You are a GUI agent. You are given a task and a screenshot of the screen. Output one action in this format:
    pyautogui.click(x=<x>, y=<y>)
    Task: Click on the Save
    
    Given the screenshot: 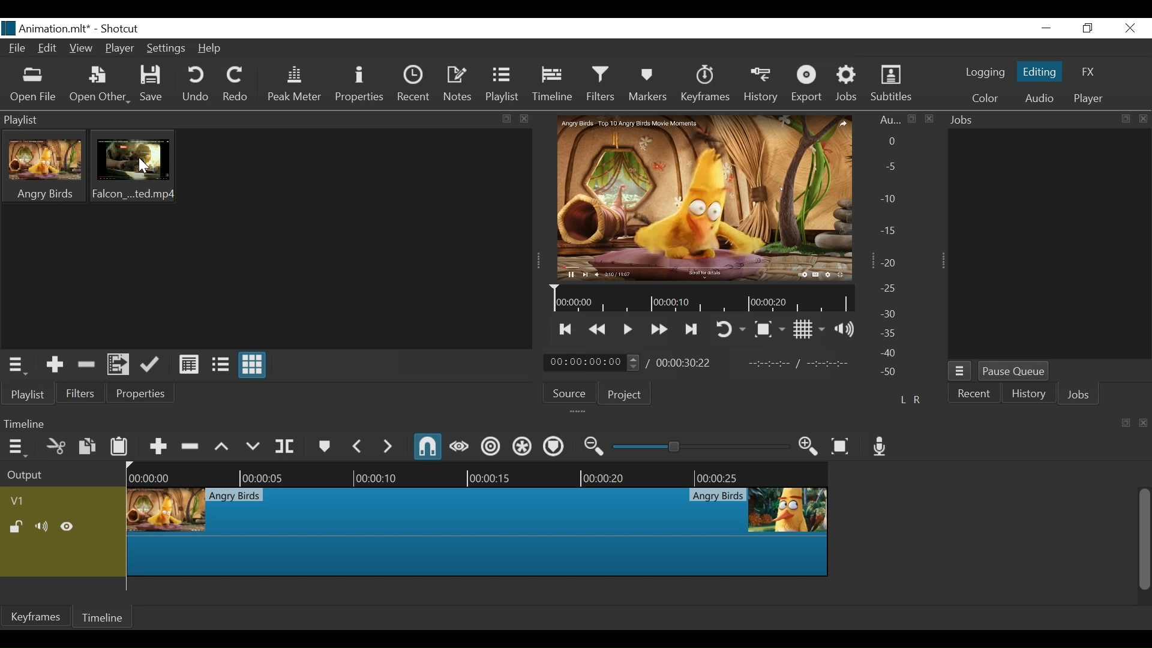 What is the action you would take?
    pyautogui.click(x=152, y=84)
    